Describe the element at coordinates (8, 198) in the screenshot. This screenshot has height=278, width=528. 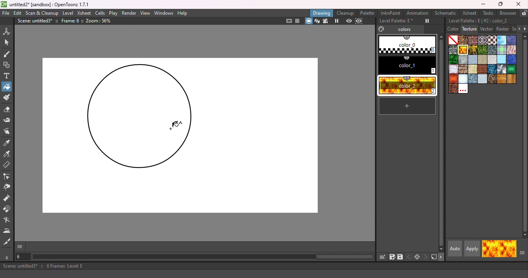
I see `Pump tool` at that location.